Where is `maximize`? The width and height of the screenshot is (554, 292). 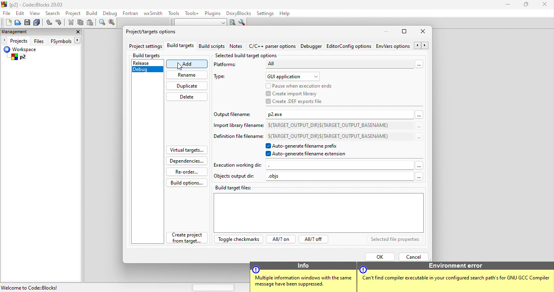 maximize is located at coordinates (404, 31).